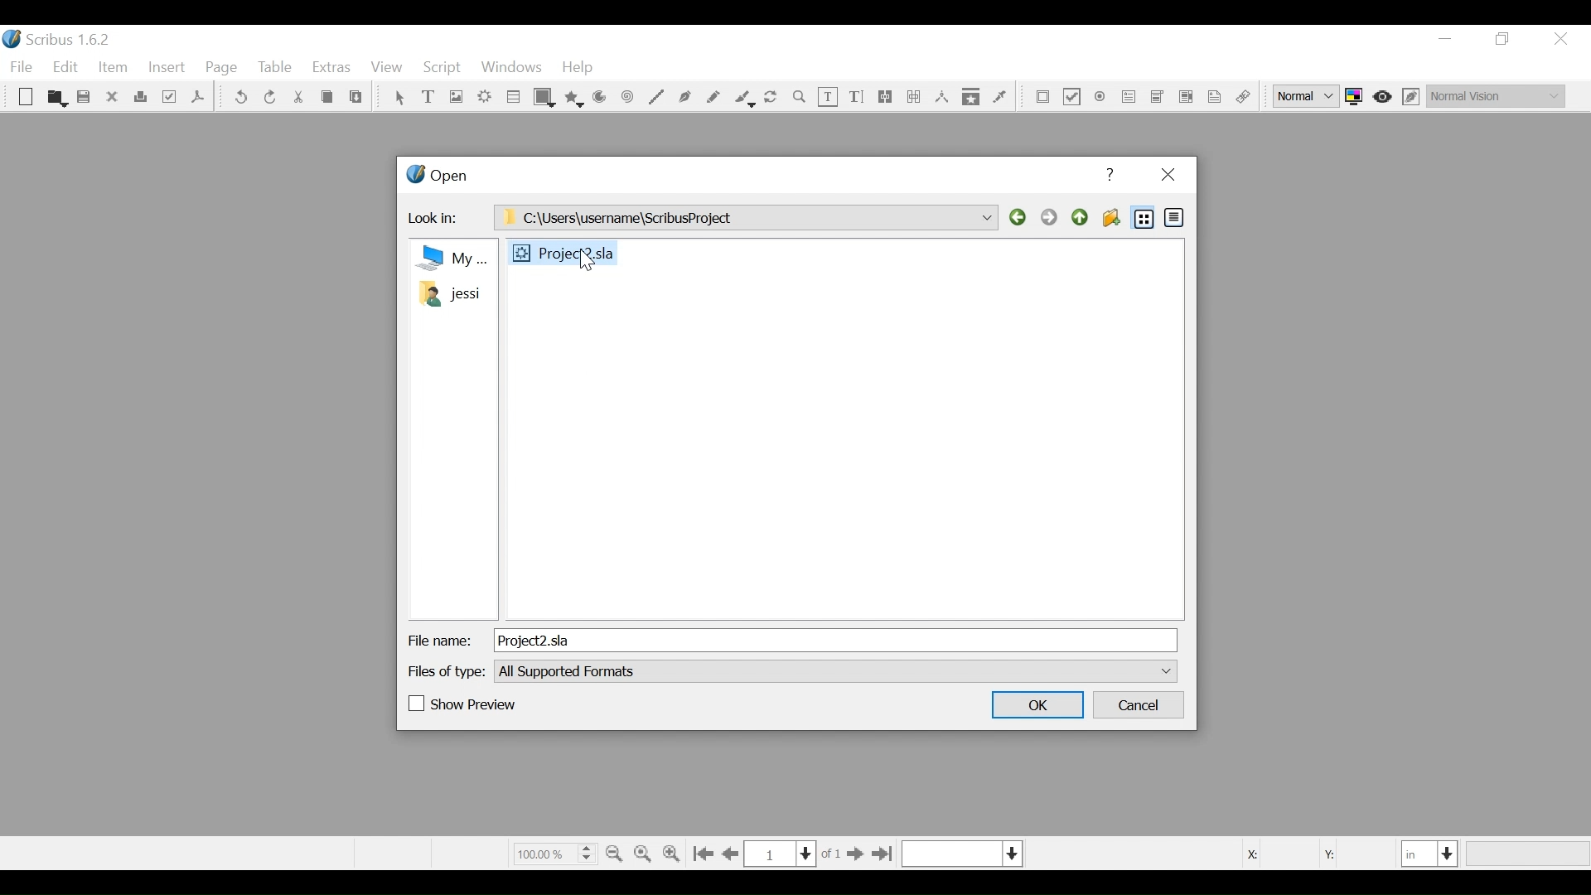  Describe the element at coordinates (114, 97) in the screenshot. I see `Close` at that location.